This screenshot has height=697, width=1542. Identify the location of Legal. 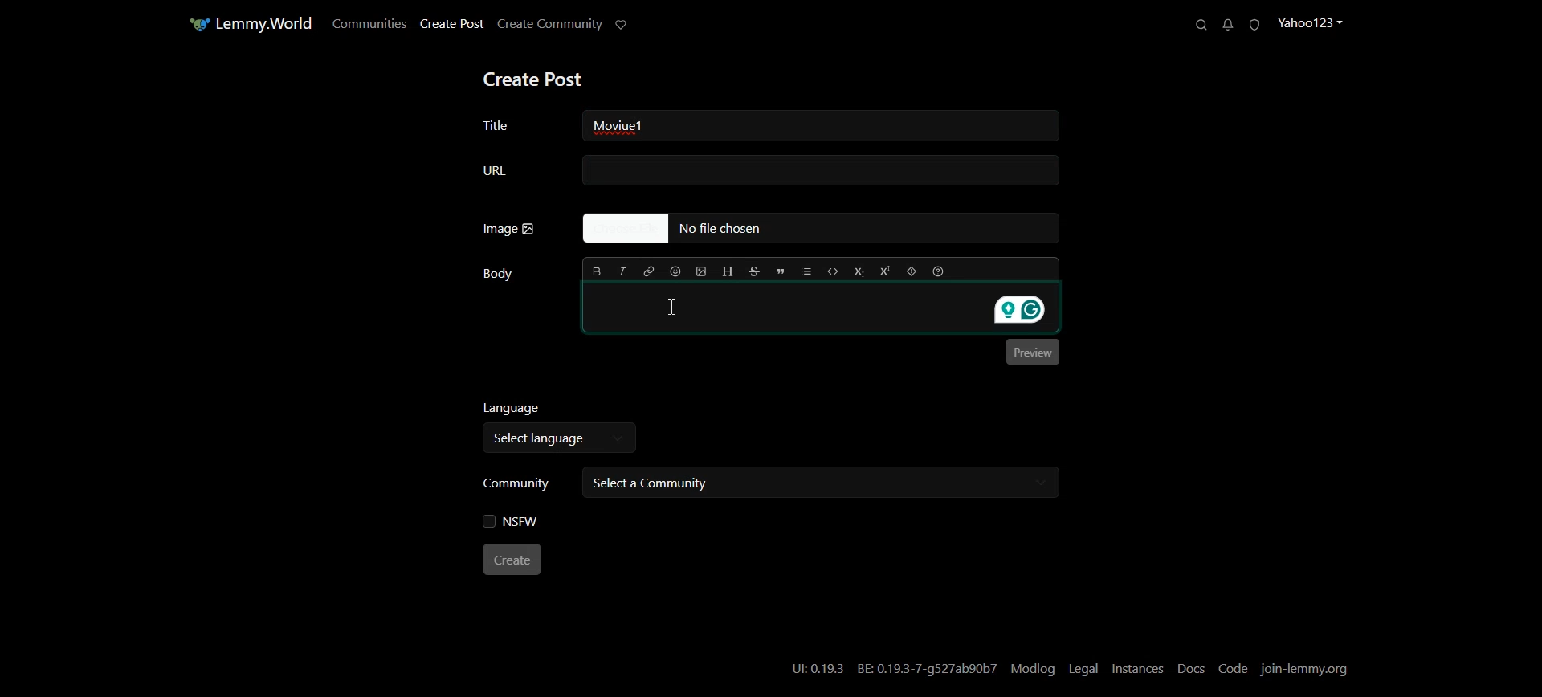
(1083, 668).